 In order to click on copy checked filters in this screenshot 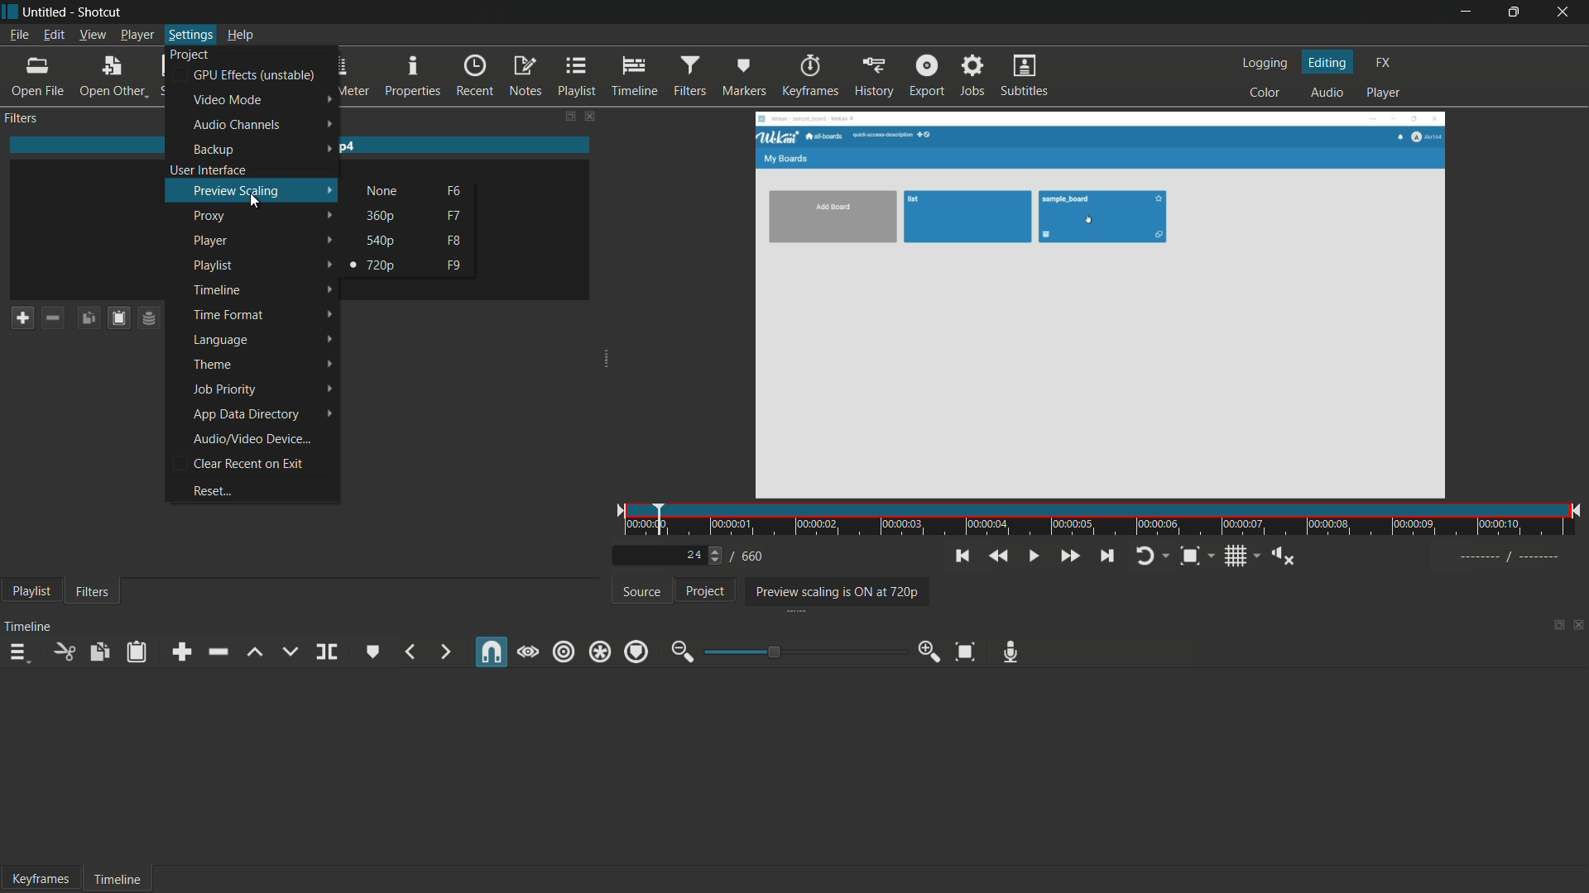, I will do `click(85, 318)`.